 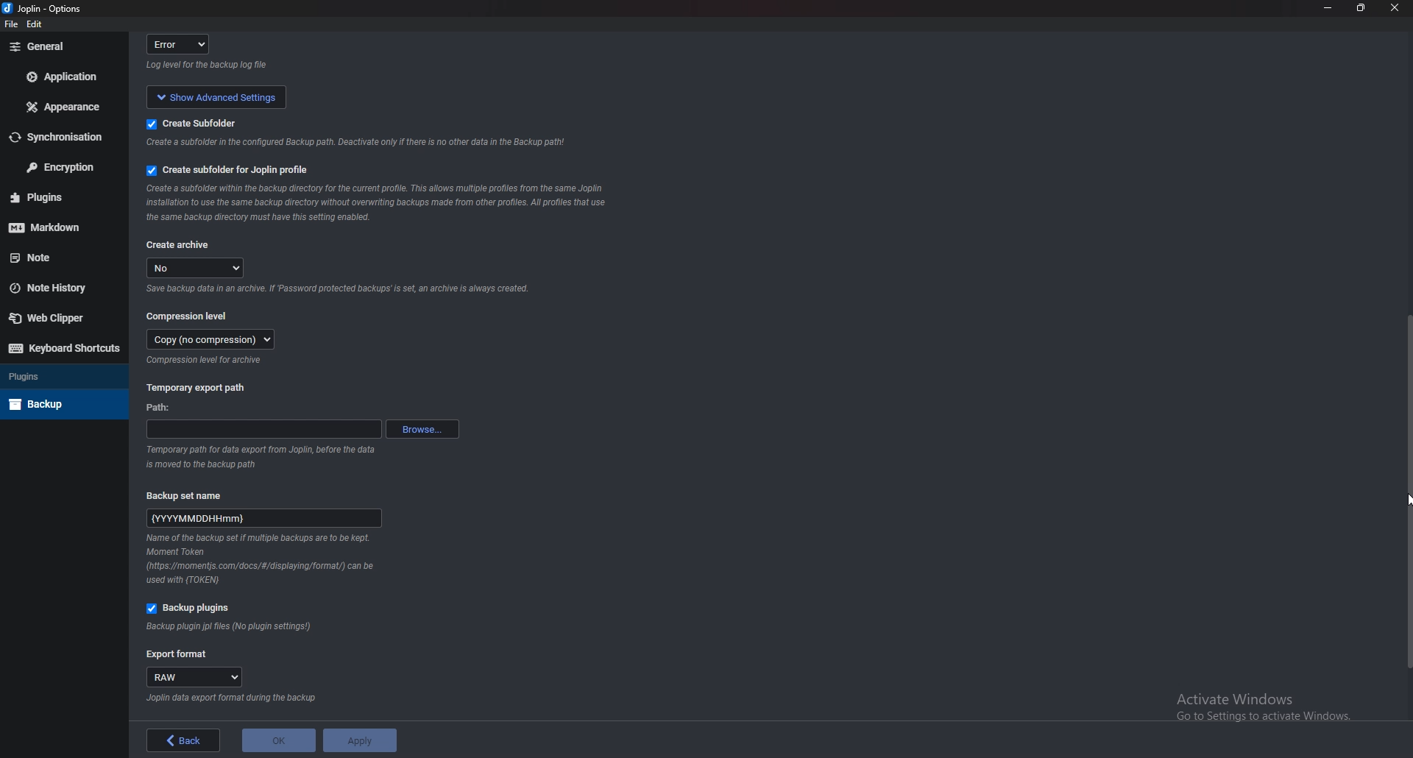 I want to click on path, so click(x=163, y=409).